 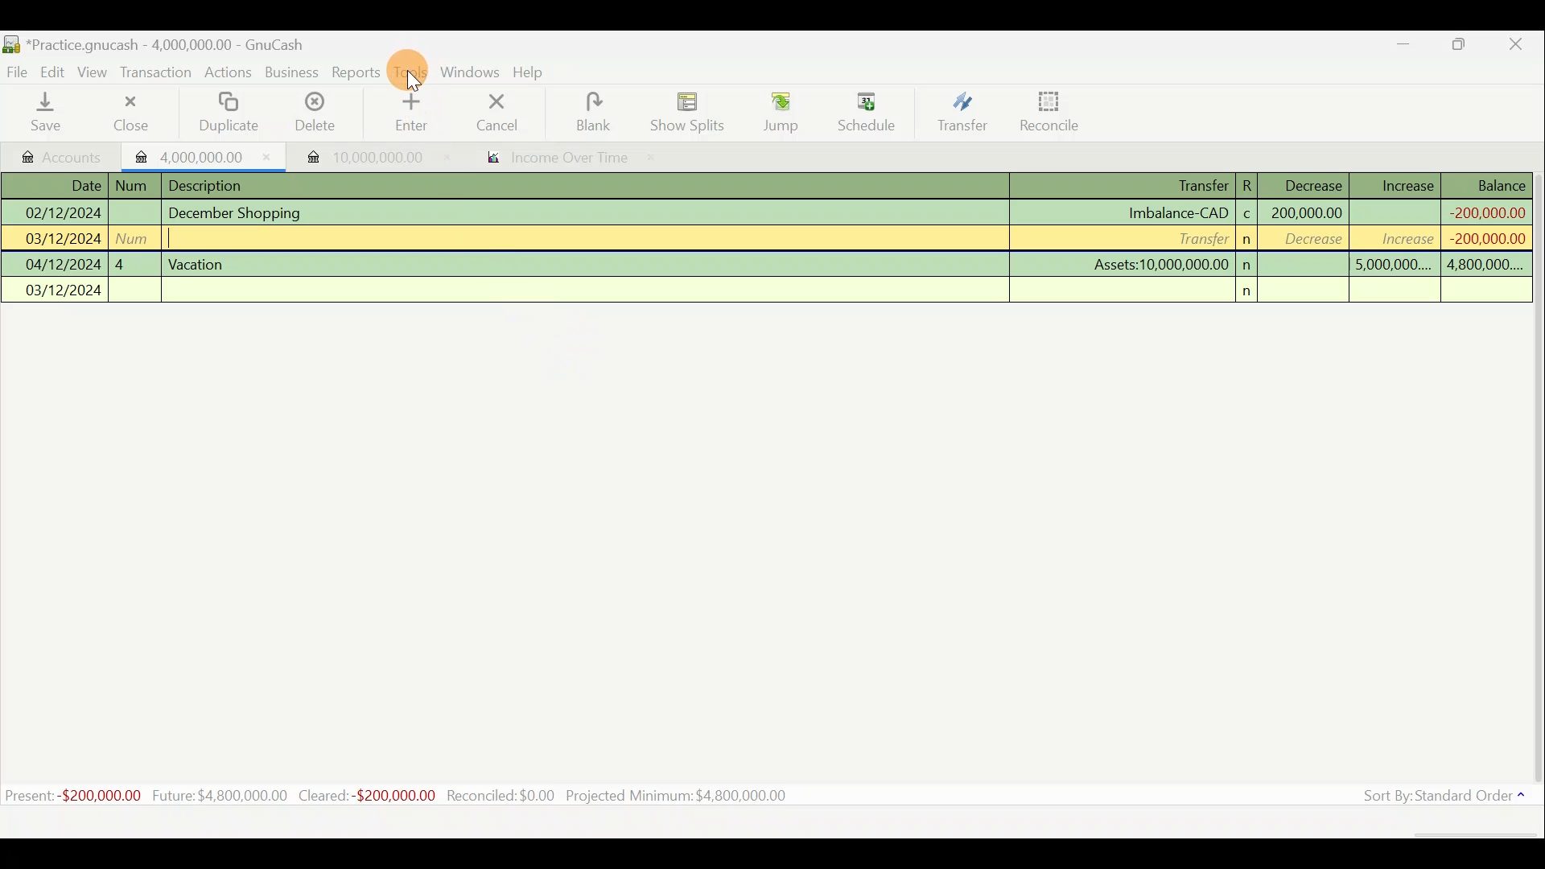 What do you see at coordinates (1481, 238) in the screenshot?
I see `-200,000,000` at bounding box center [1481, 238].